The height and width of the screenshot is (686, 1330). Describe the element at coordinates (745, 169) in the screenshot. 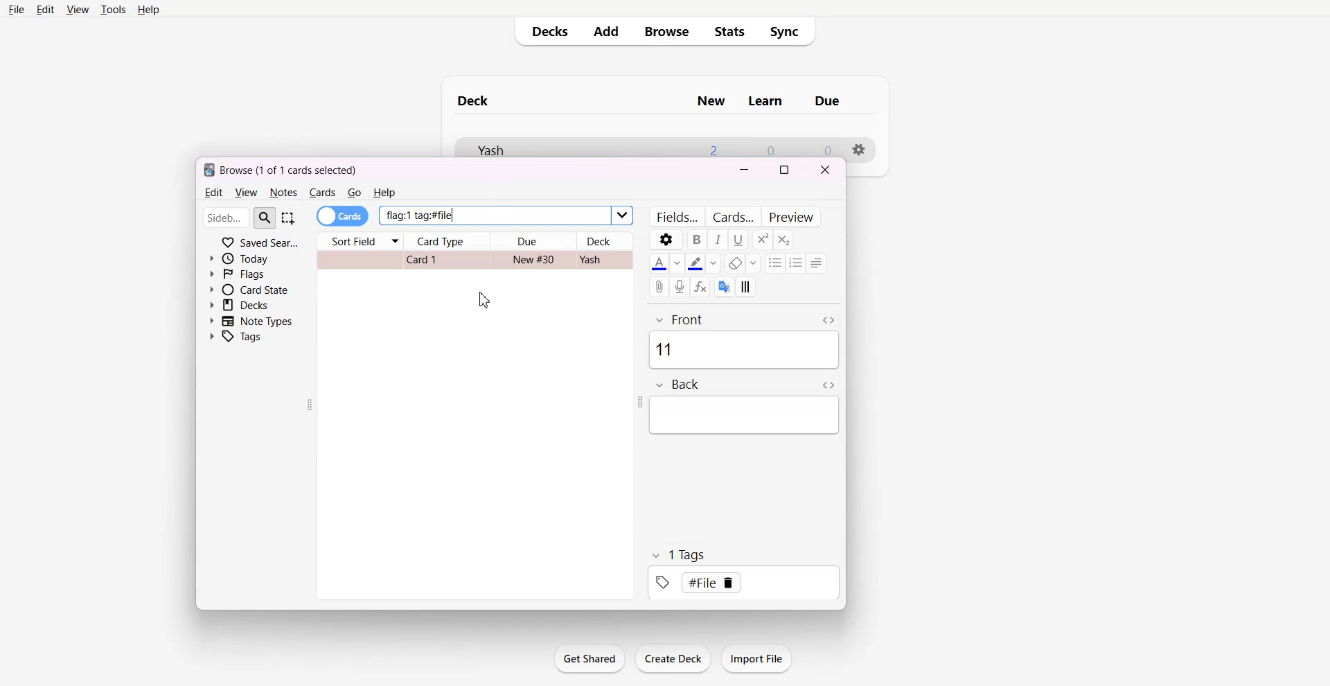

I see `Minimize` at that location.